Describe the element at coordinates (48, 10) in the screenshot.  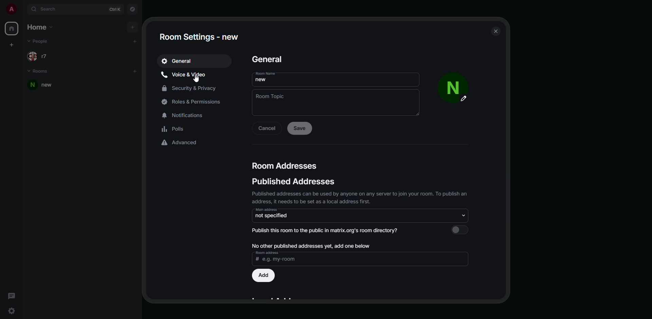
I see `search` at that location.